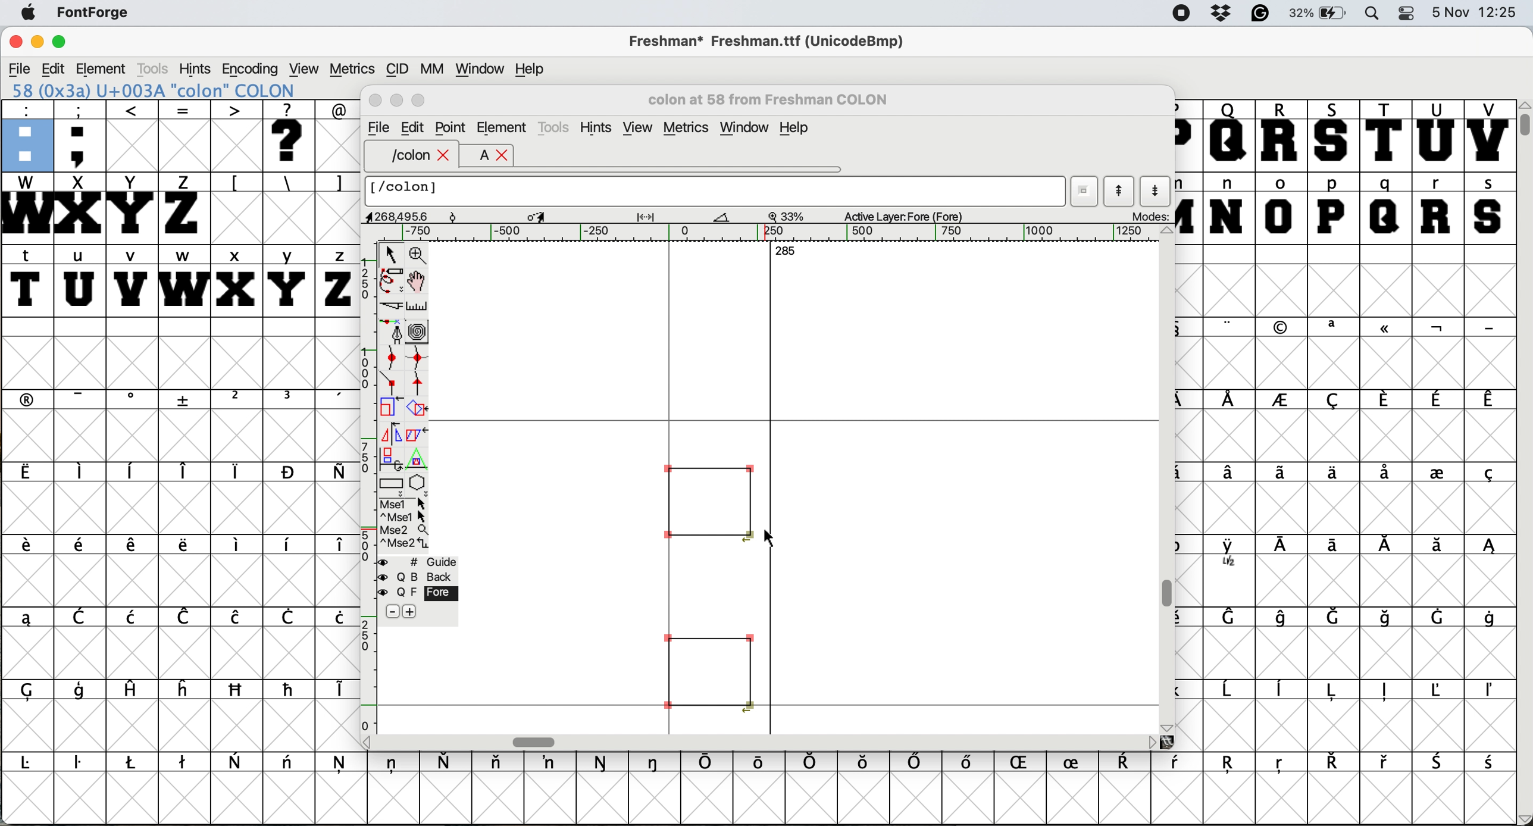  What do you see at coordinates (760, 761) in the screenshot?
I see `symbol` at bounding box center [760, 761].